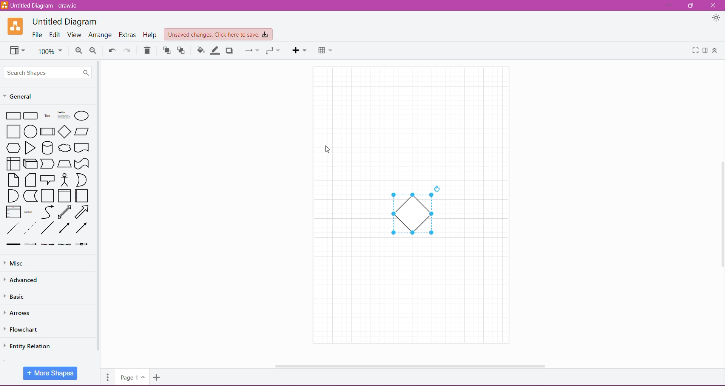 Image resolution: width=725 pixels, height=386 pixels. What do you see at coordinates (17, 50) in the screenshot?
I see `View` at bounding box center [17, 50].